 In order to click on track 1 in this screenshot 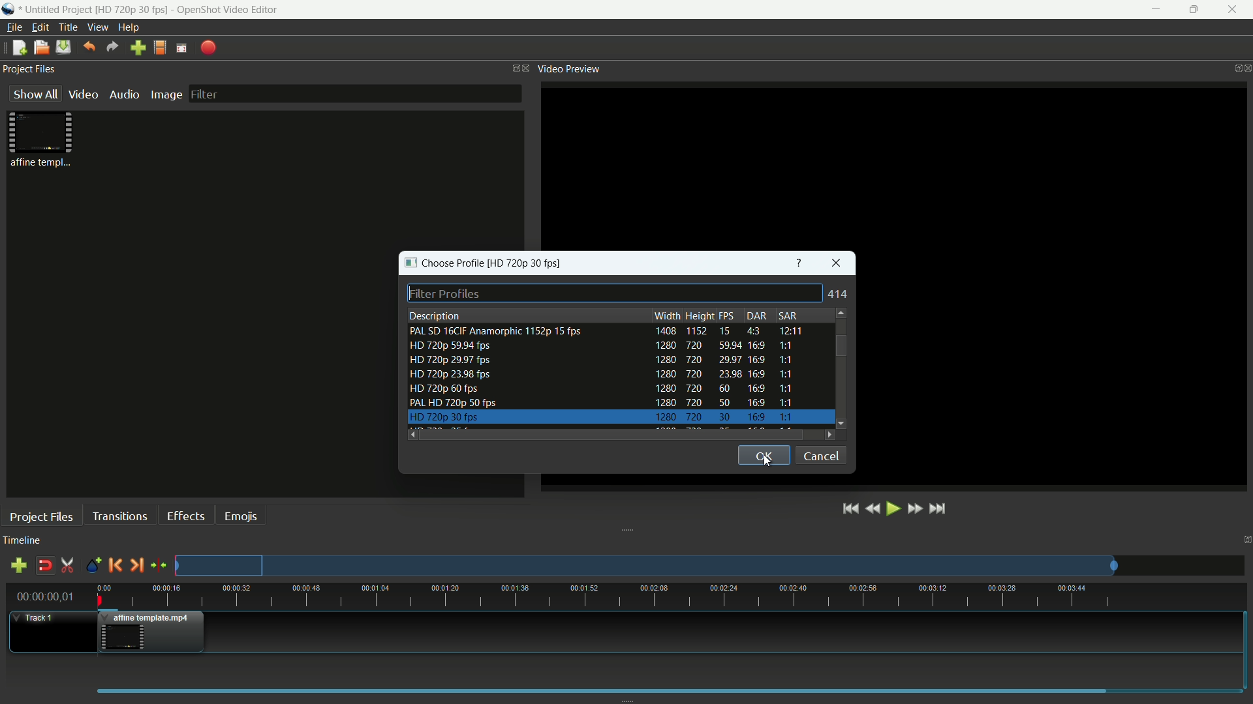, I will do `click(37, 619)`.